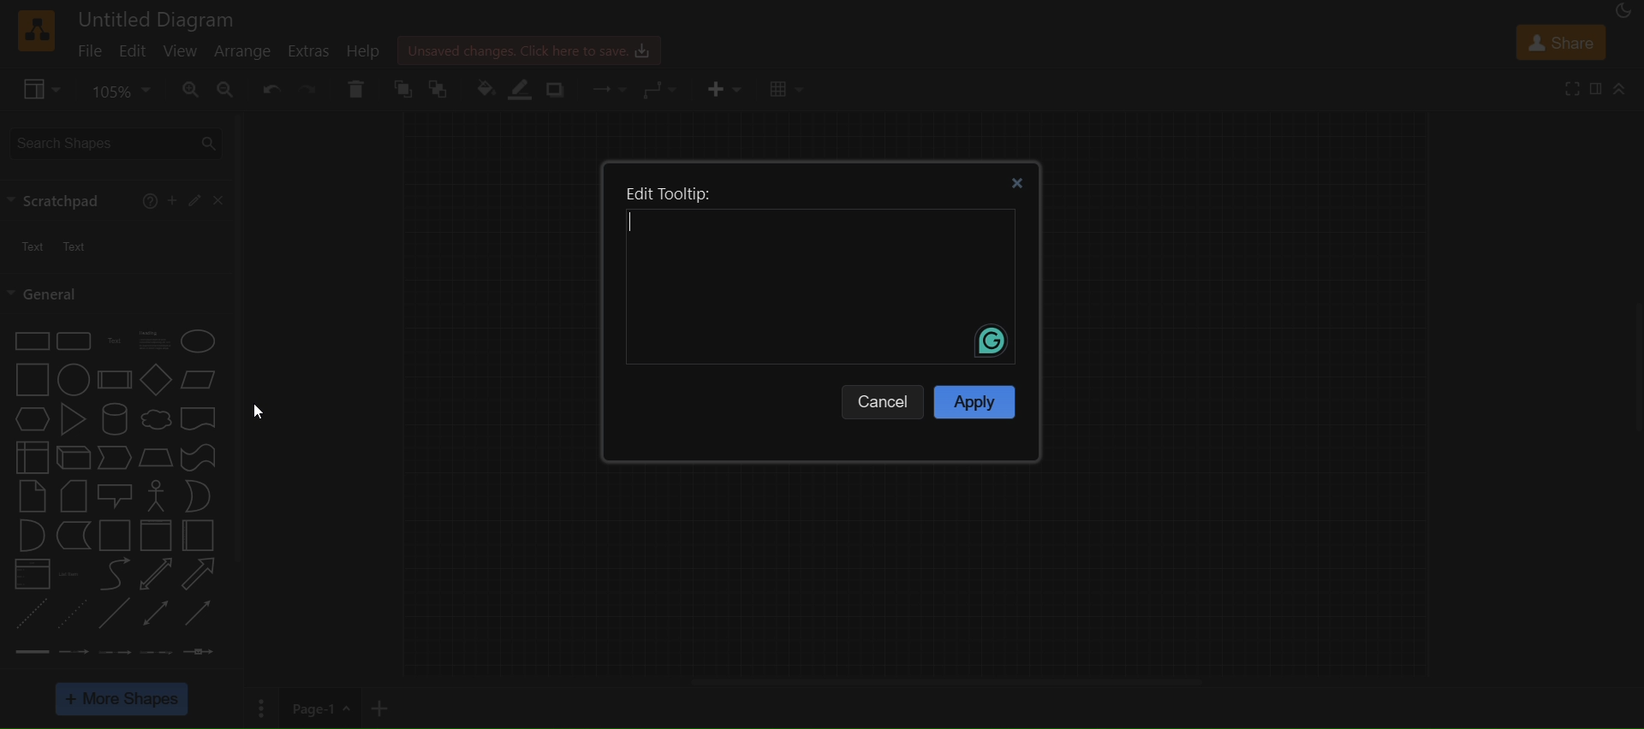  I want to click on text, so click(111, 342).